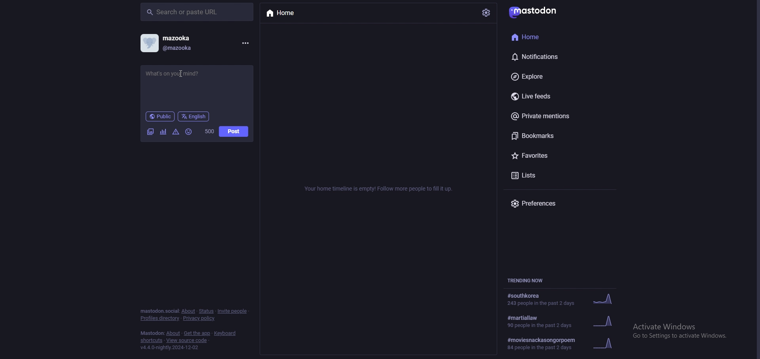 This screenshot has width=760, height=359. What do you see at coordinates (381, 188) in the screenshot?
I see `info` at bounding box center [381, 188].